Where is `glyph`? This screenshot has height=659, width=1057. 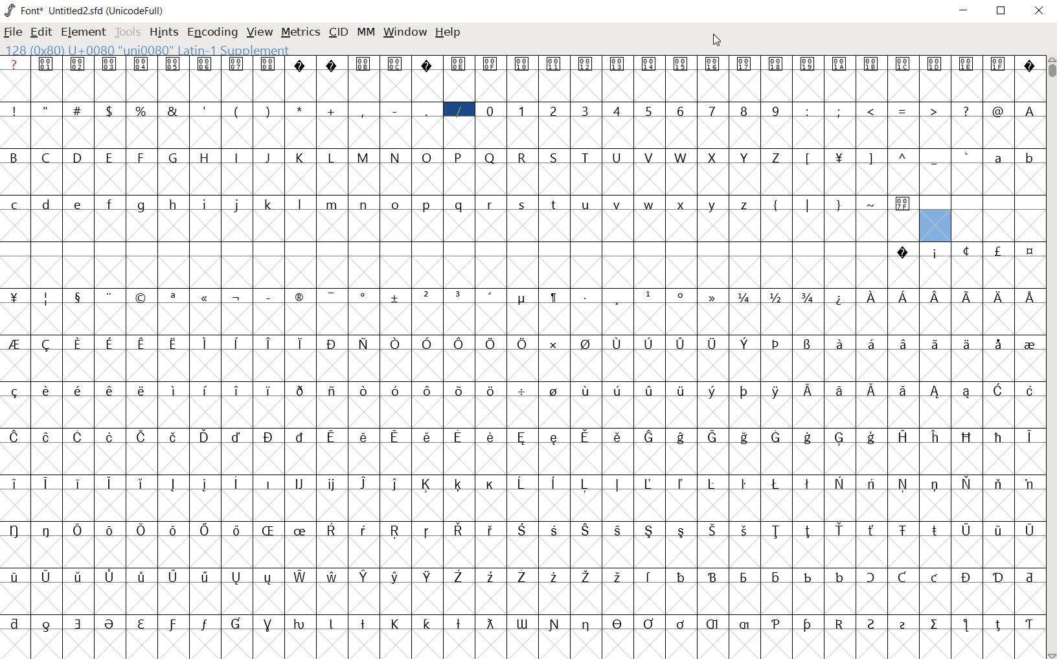
glyph is located at coordinates (966, 344).